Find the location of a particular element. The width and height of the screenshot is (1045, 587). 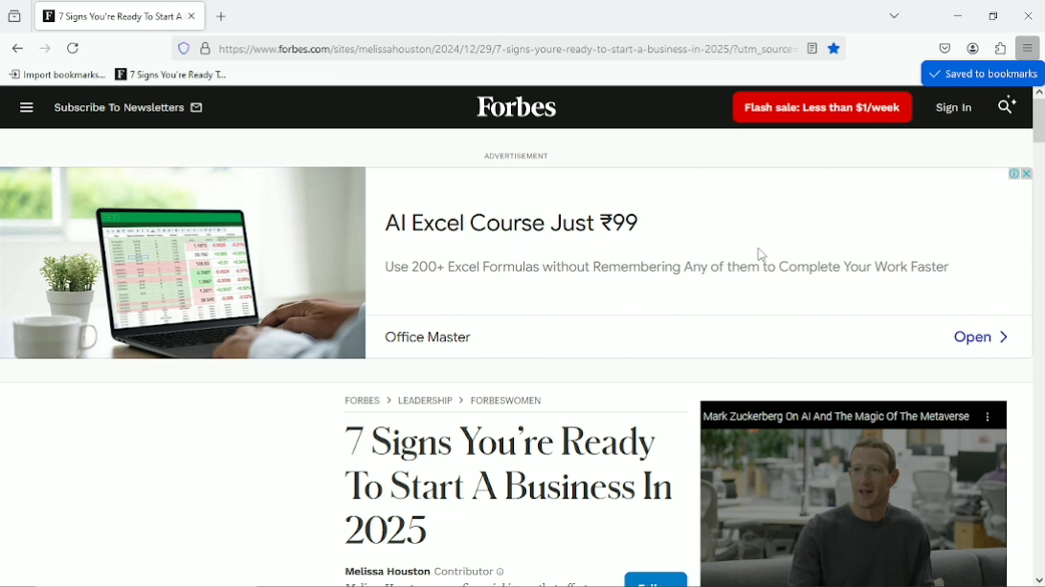

Go back is located at coordinates (16, 48).